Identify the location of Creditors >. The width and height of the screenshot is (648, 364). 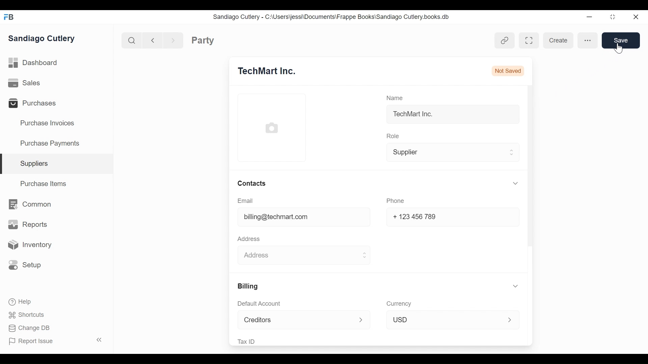
(302, 320).